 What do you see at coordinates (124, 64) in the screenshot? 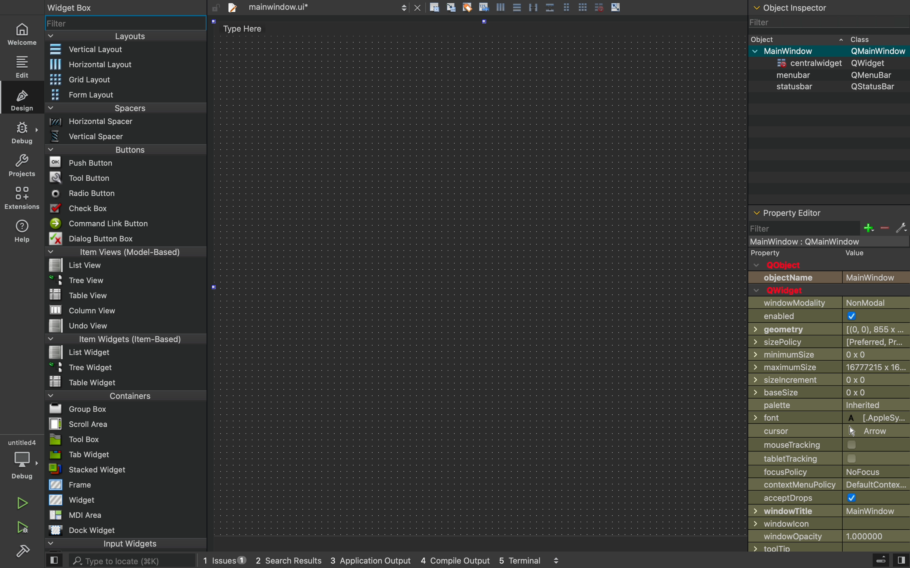
I see `horizontal layout` at bounding box center [124, 64].